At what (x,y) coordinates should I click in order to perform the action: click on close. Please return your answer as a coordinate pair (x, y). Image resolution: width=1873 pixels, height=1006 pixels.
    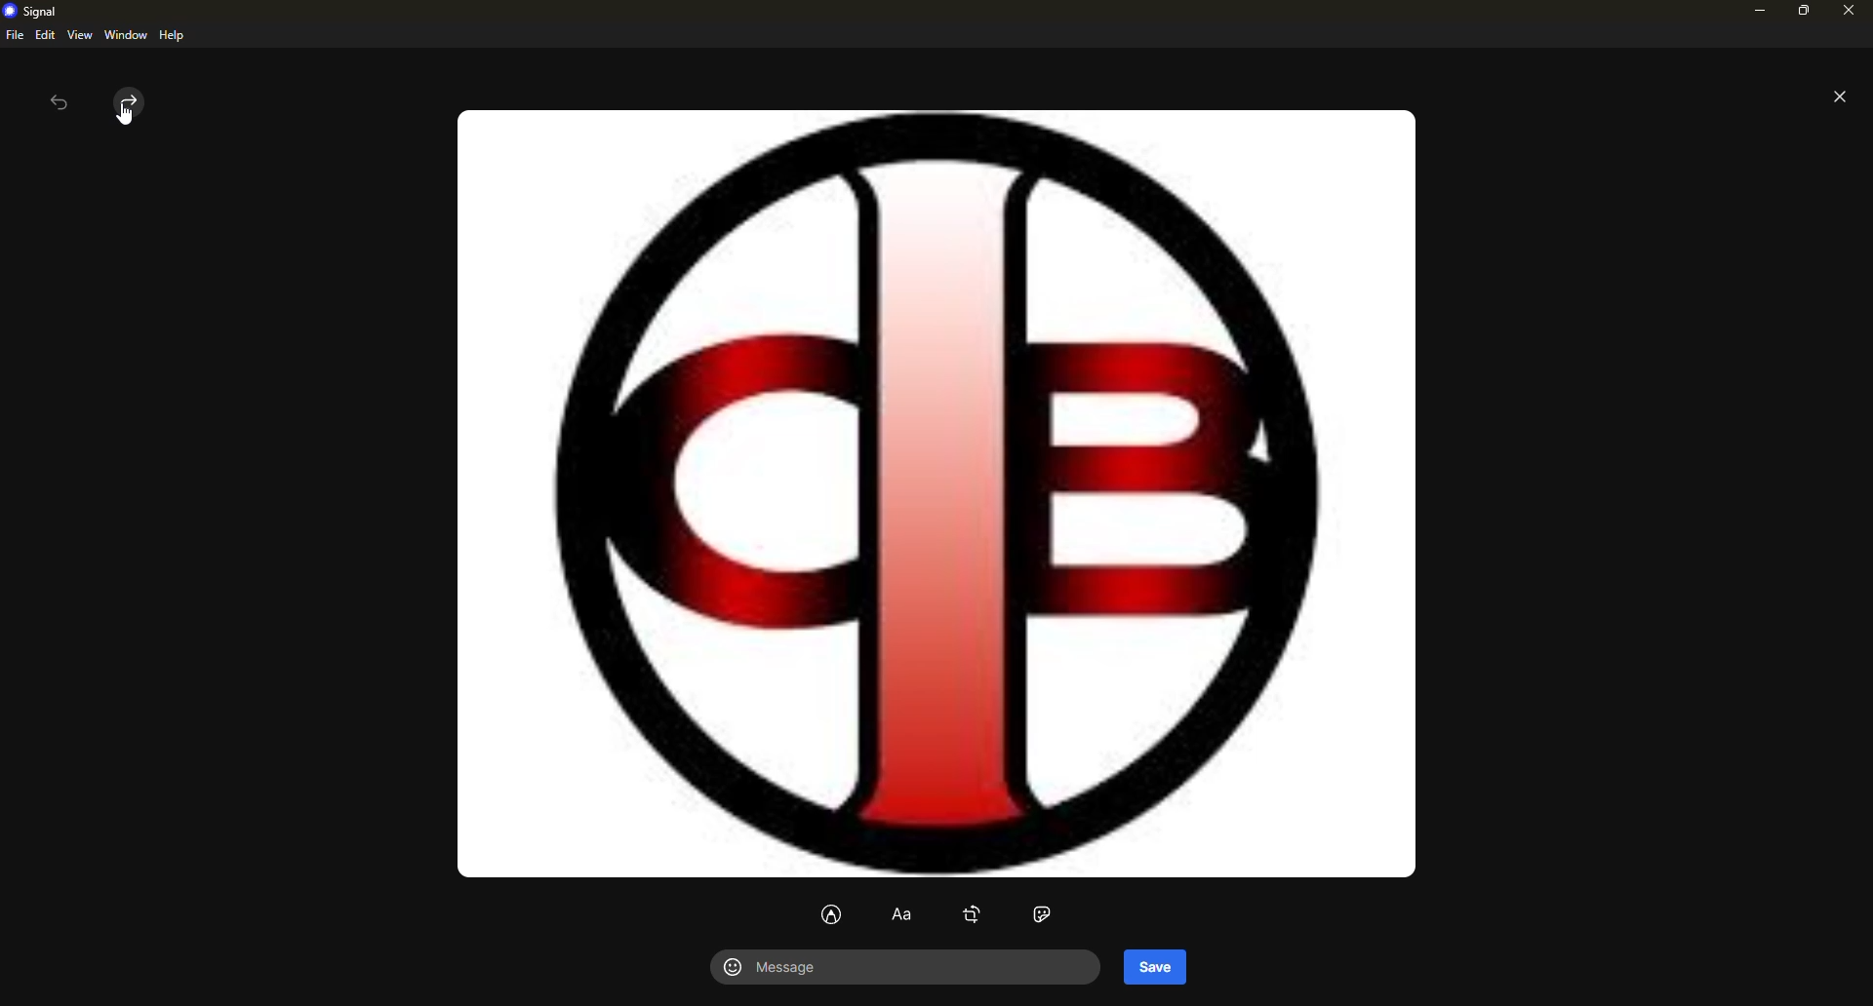
    Looking at the image, I should click on (1840, 99).